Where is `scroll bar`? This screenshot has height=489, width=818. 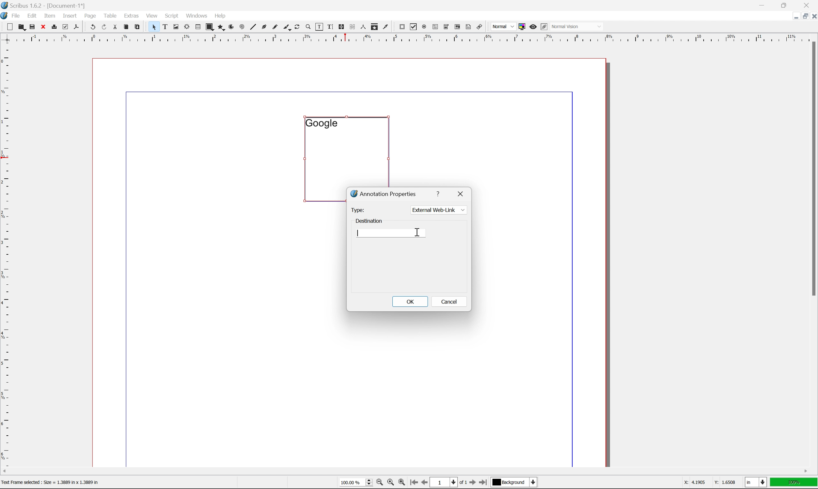 scroll bar is located at coordinates (405, 471).